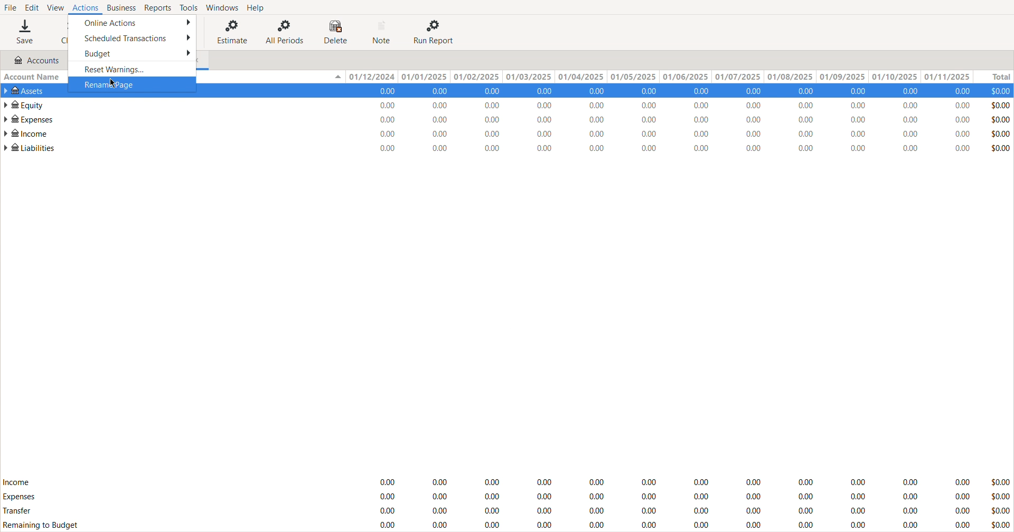 The image size is (1014, 532). Describe the element at coordinates (132, 36) in the screenshot. I see `scheduled Transactions` at that location.